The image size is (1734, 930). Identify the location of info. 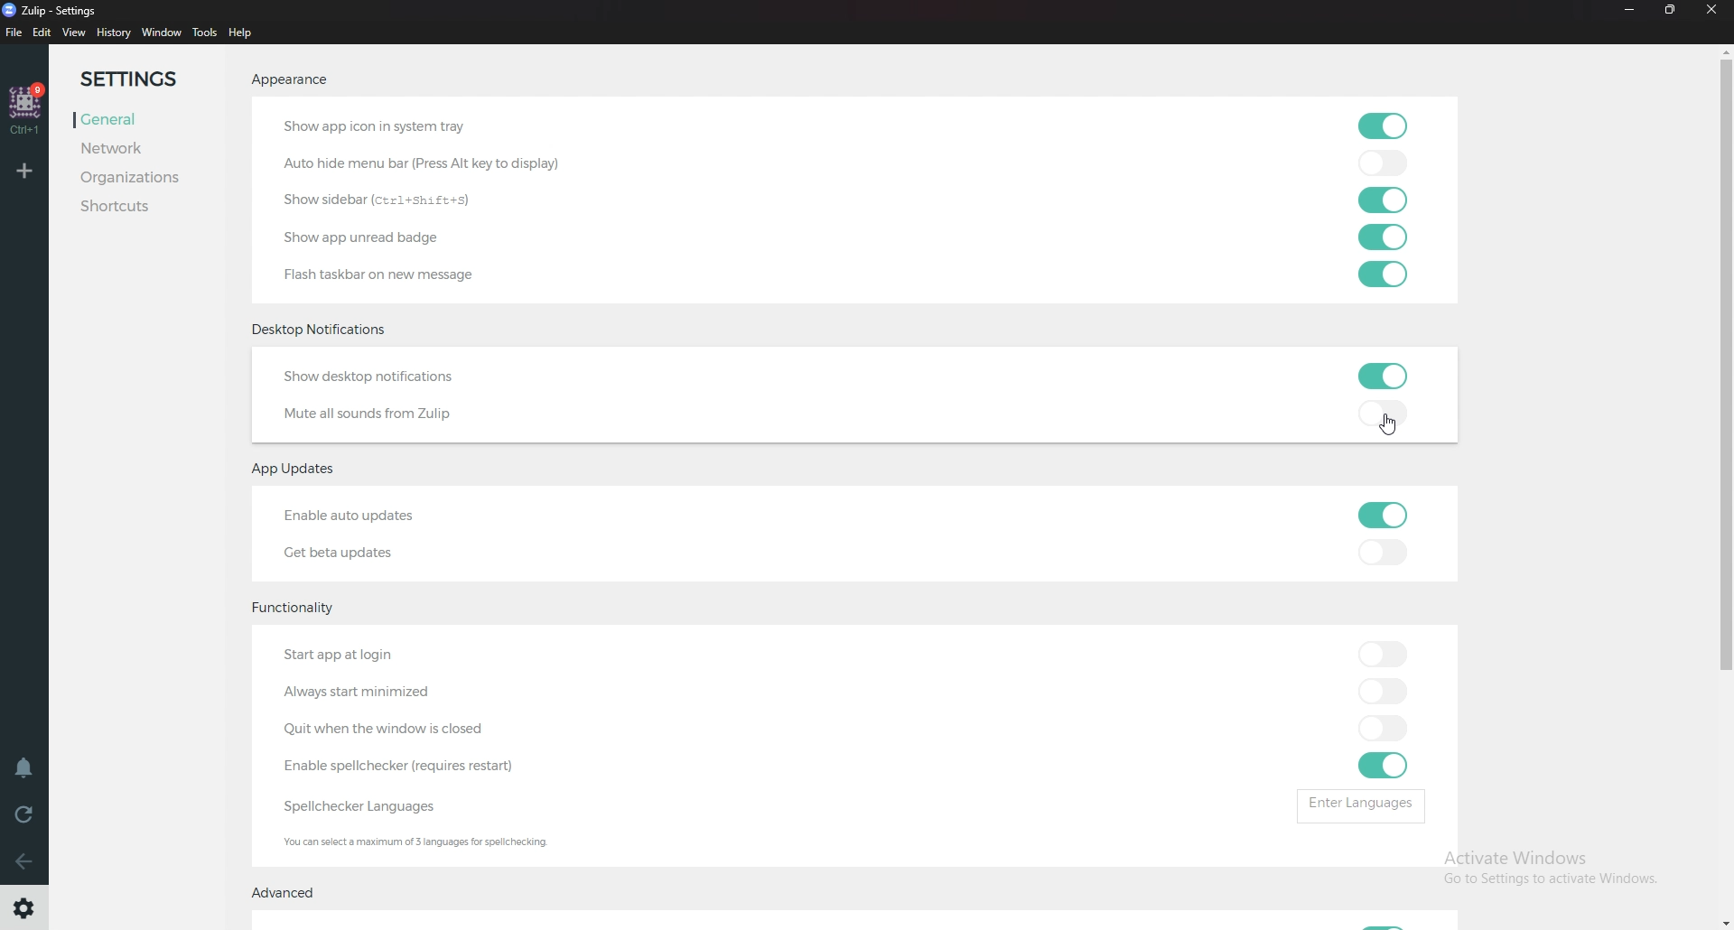
(424, 841).